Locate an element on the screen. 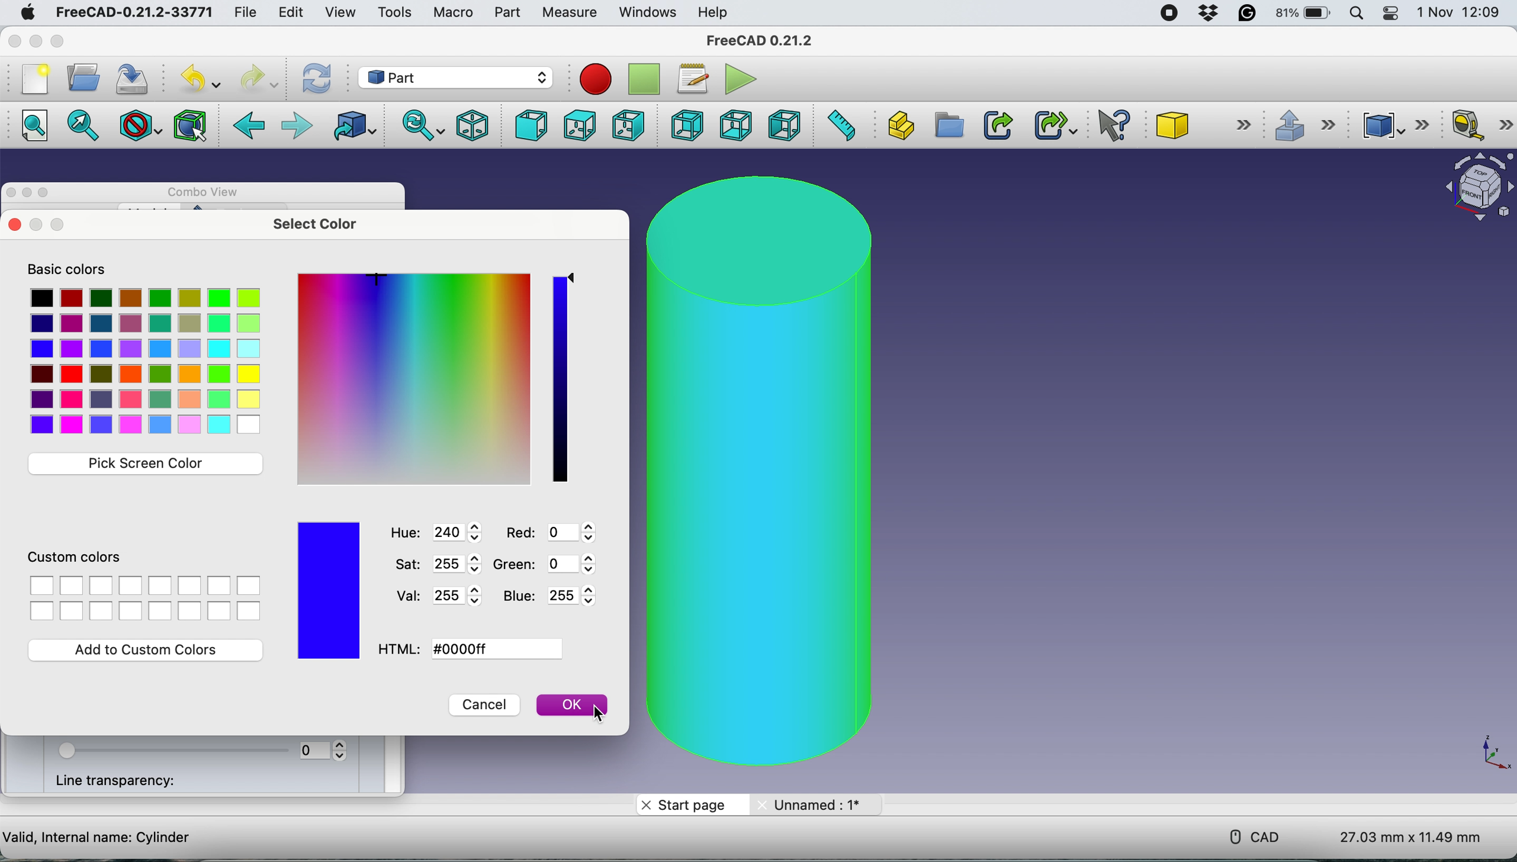 Image resolution: width=1517 pixels, height=862 pixels. edit is located at coordinates (294, 14).